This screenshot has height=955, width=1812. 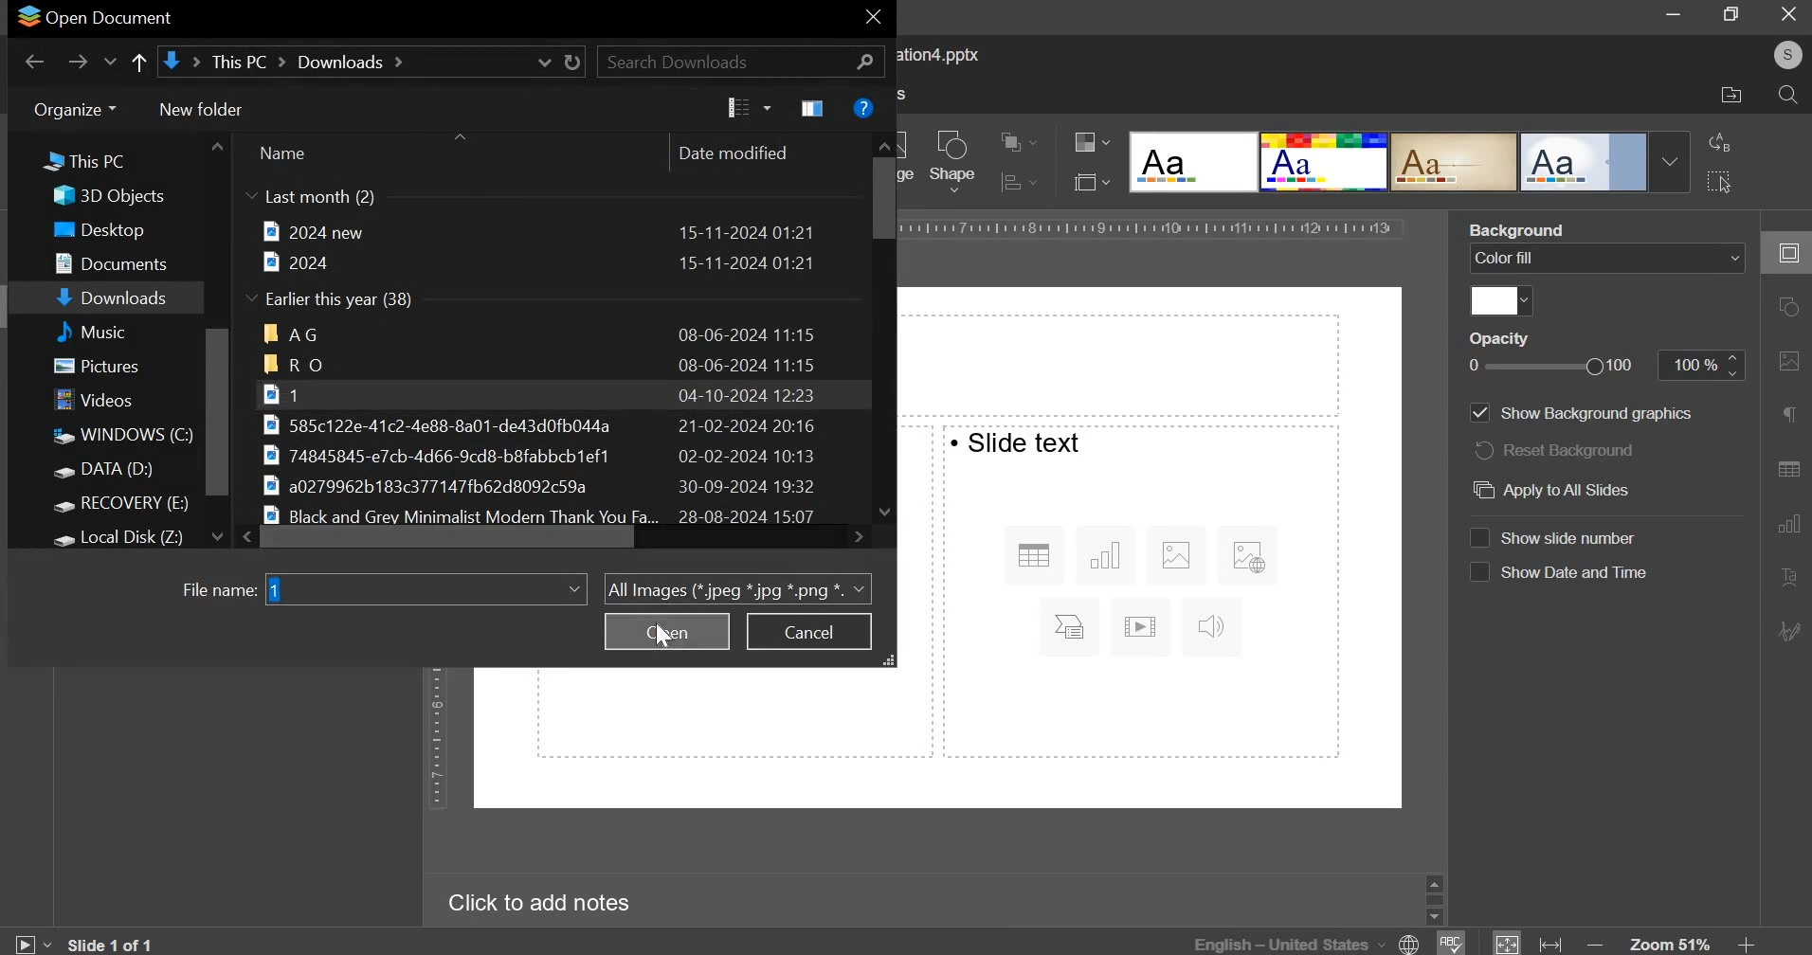 What do you see at coordinates (119, 261) in the screenshot?
I see `documents` at bounding box center [119, 261].